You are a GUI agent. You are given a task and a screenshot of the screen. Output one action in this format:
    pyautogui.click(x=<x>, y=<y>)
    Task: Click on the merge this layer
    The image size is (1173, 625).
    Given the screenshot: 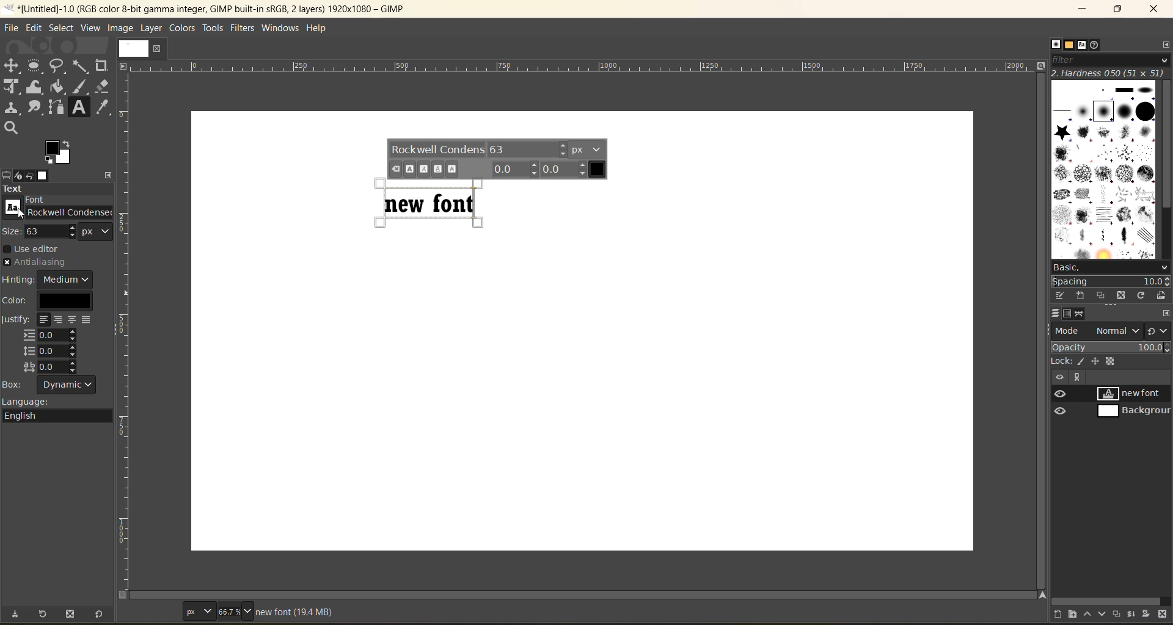 What is the action you would take?
    pyautogui.click(x=1136, y=615)
    